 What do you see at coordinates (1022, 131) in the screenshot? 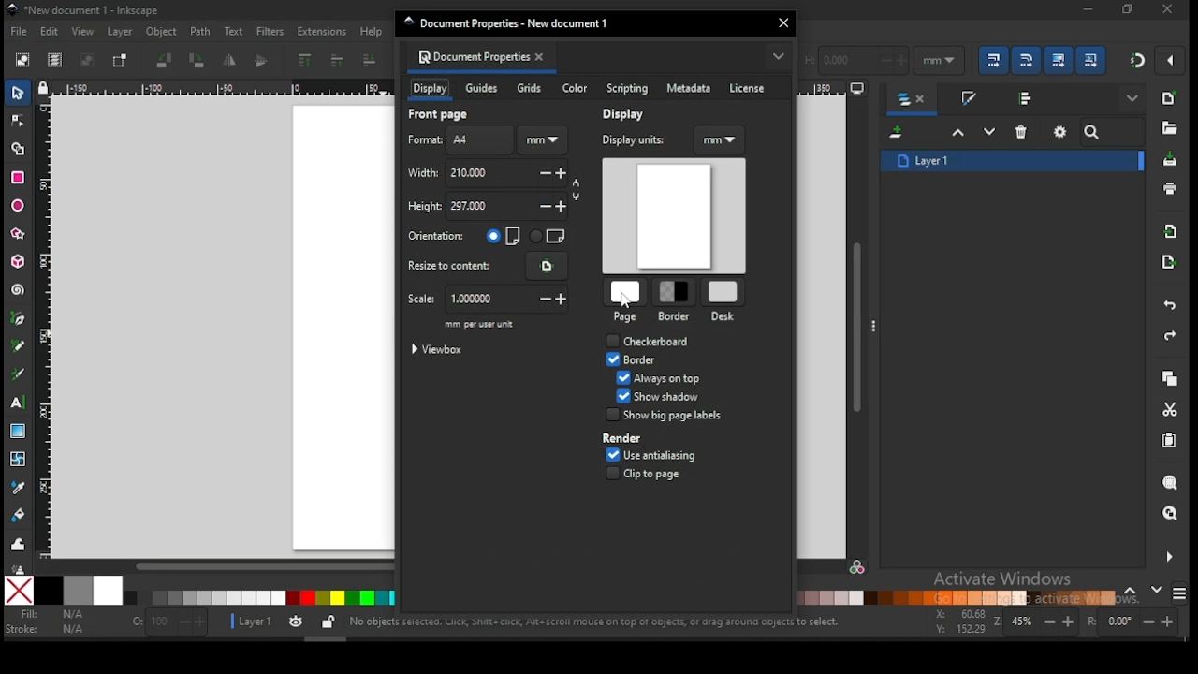
I see `delete layer` at bounding box center [1022, 131].